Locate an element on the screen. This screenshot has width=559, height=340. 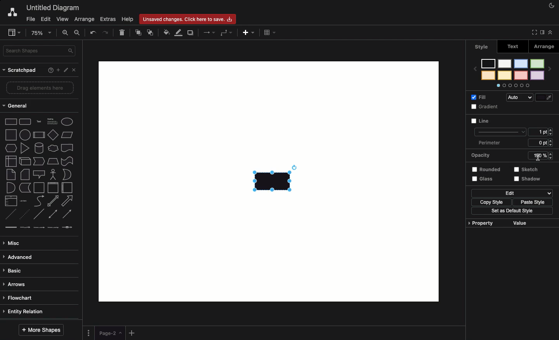
process is located at coordinates (38, 135).